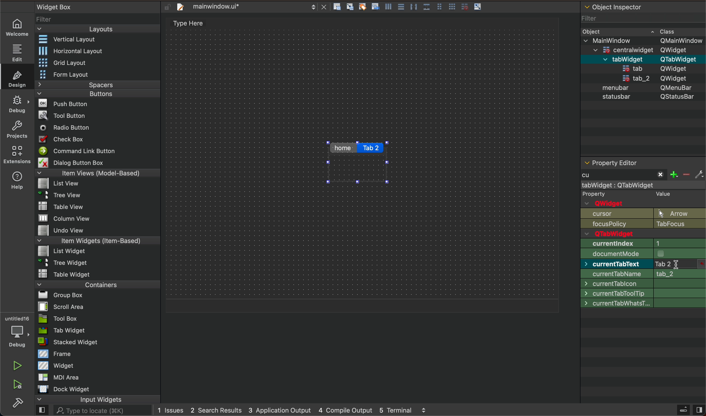 The image size is (706, 416). I want to click on object inspector, so click(643, 8).